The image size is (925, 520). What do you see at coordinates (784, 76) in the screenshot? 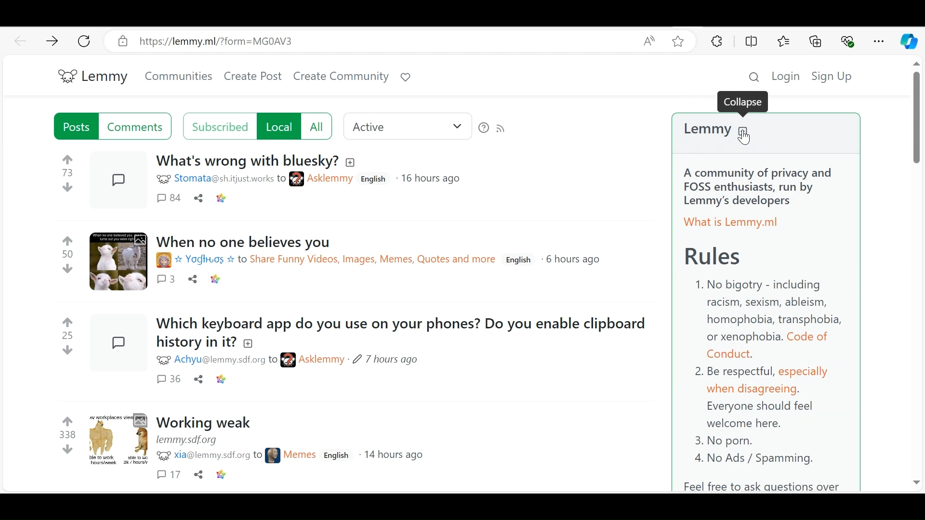
I see `login` at bounding box center [784, 76].